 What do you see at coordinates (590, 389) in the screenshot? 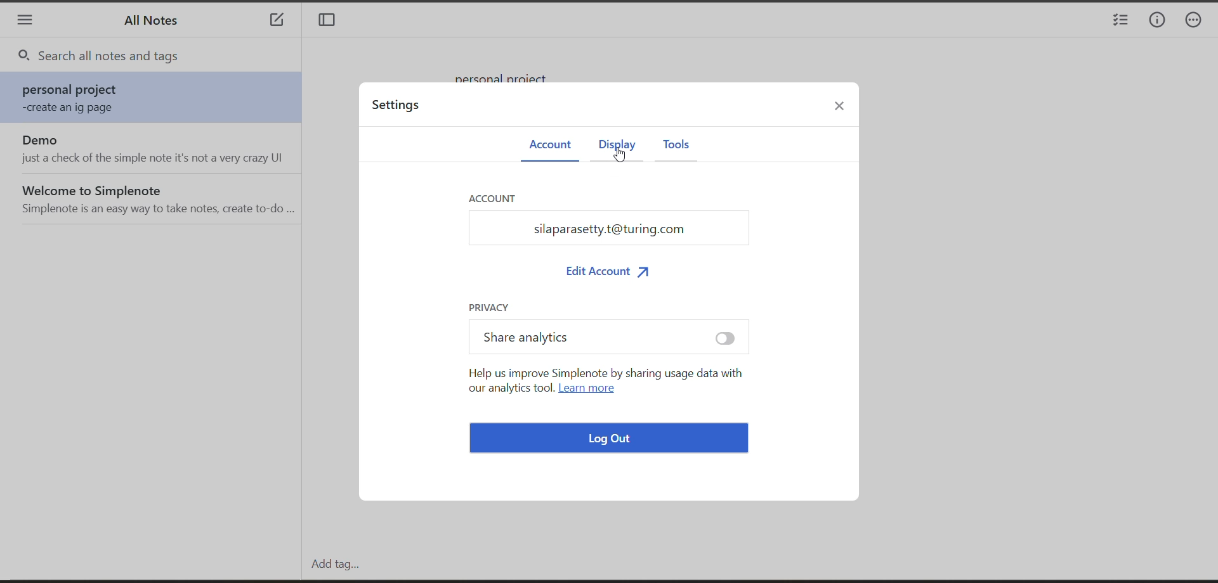
I see `learn more` at bounding box center [590, 389].